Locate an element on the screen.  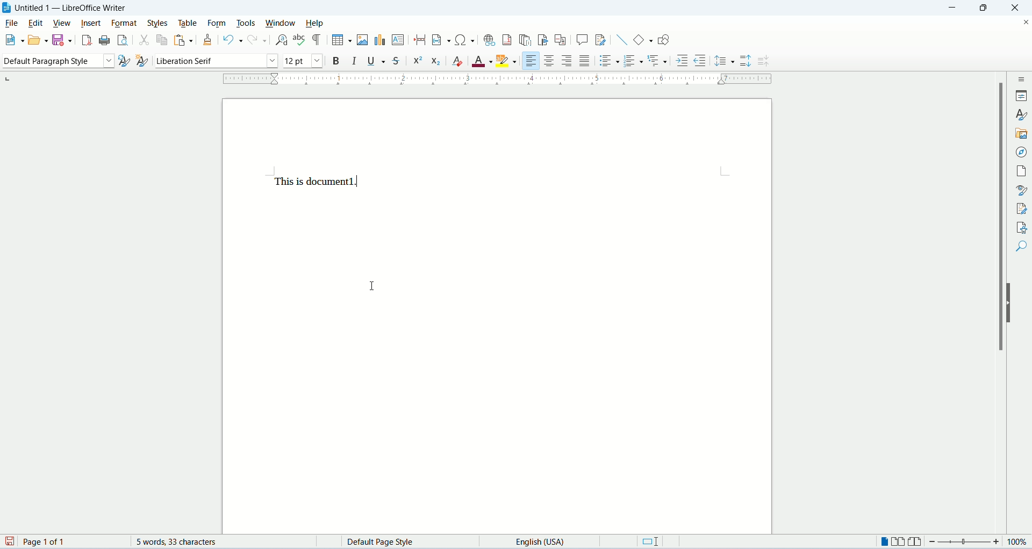
manage changes is located at coordinates (1020, 209).